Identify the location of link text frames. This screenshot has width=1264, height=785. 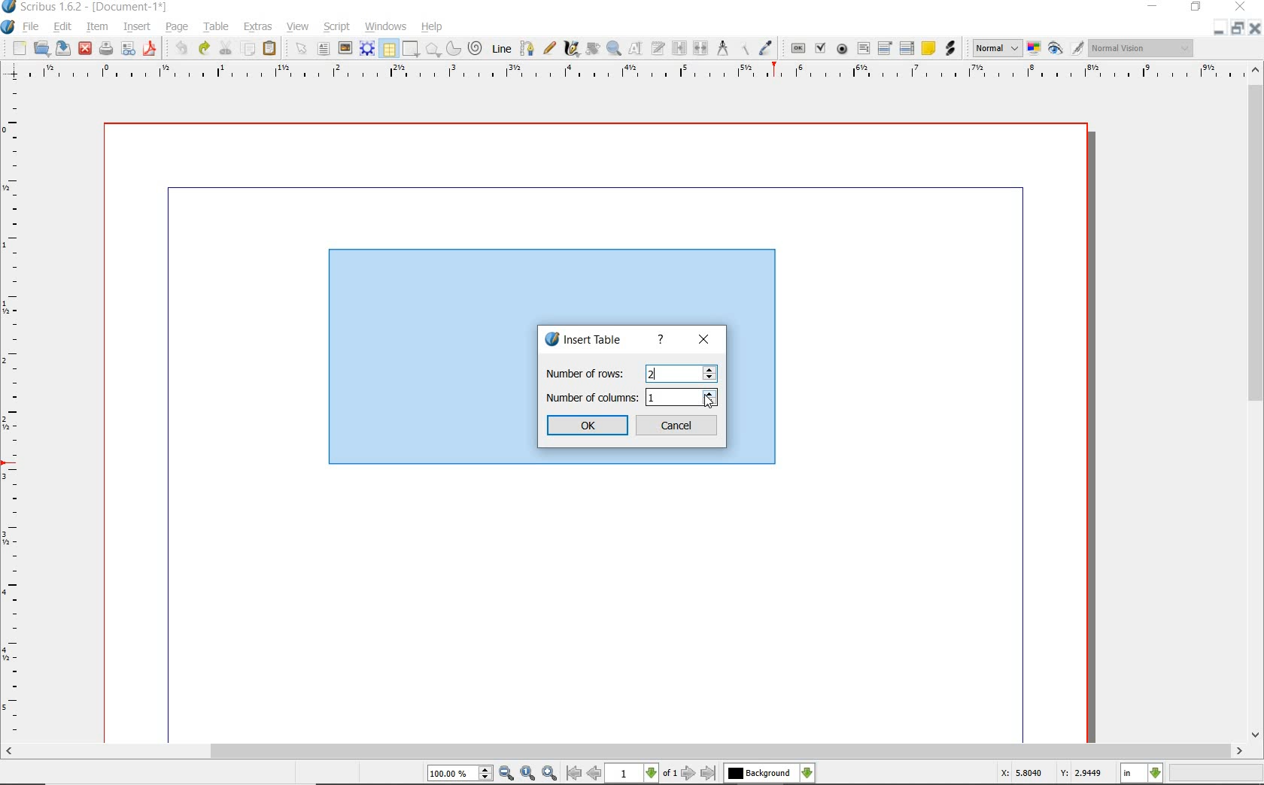
(680, 48).